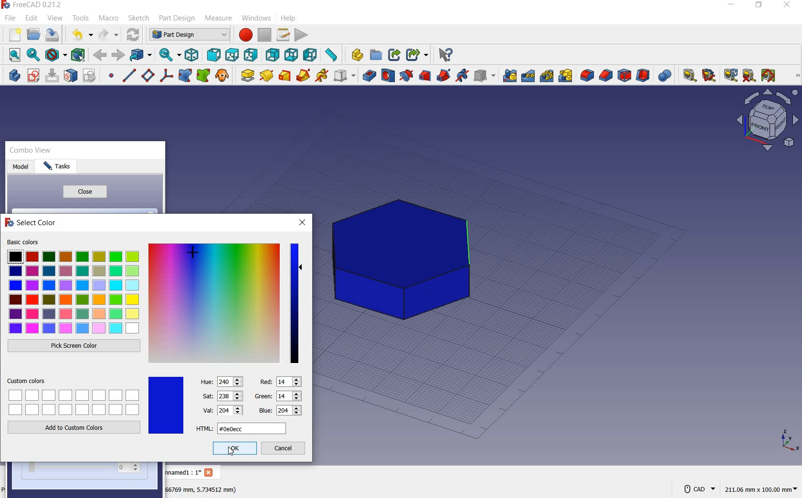  Describe the element at coordinates (142, 55) in the screenshot. I see `go to linked object` at that location.